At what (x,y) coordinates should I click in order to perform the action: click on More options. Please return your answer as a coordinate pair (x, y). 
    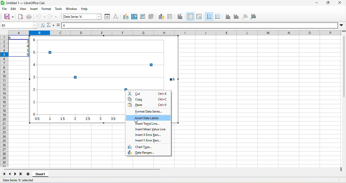
    Looking at the image, I should click on (341, 26).